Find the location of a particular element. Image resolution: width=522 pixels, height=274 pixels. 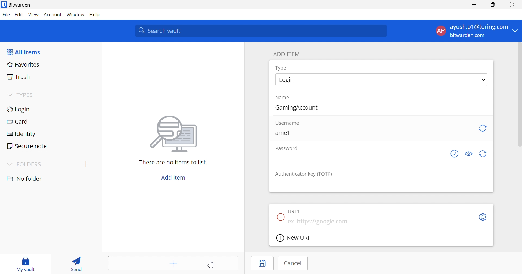

Settings is located at coordinates (484, 217).